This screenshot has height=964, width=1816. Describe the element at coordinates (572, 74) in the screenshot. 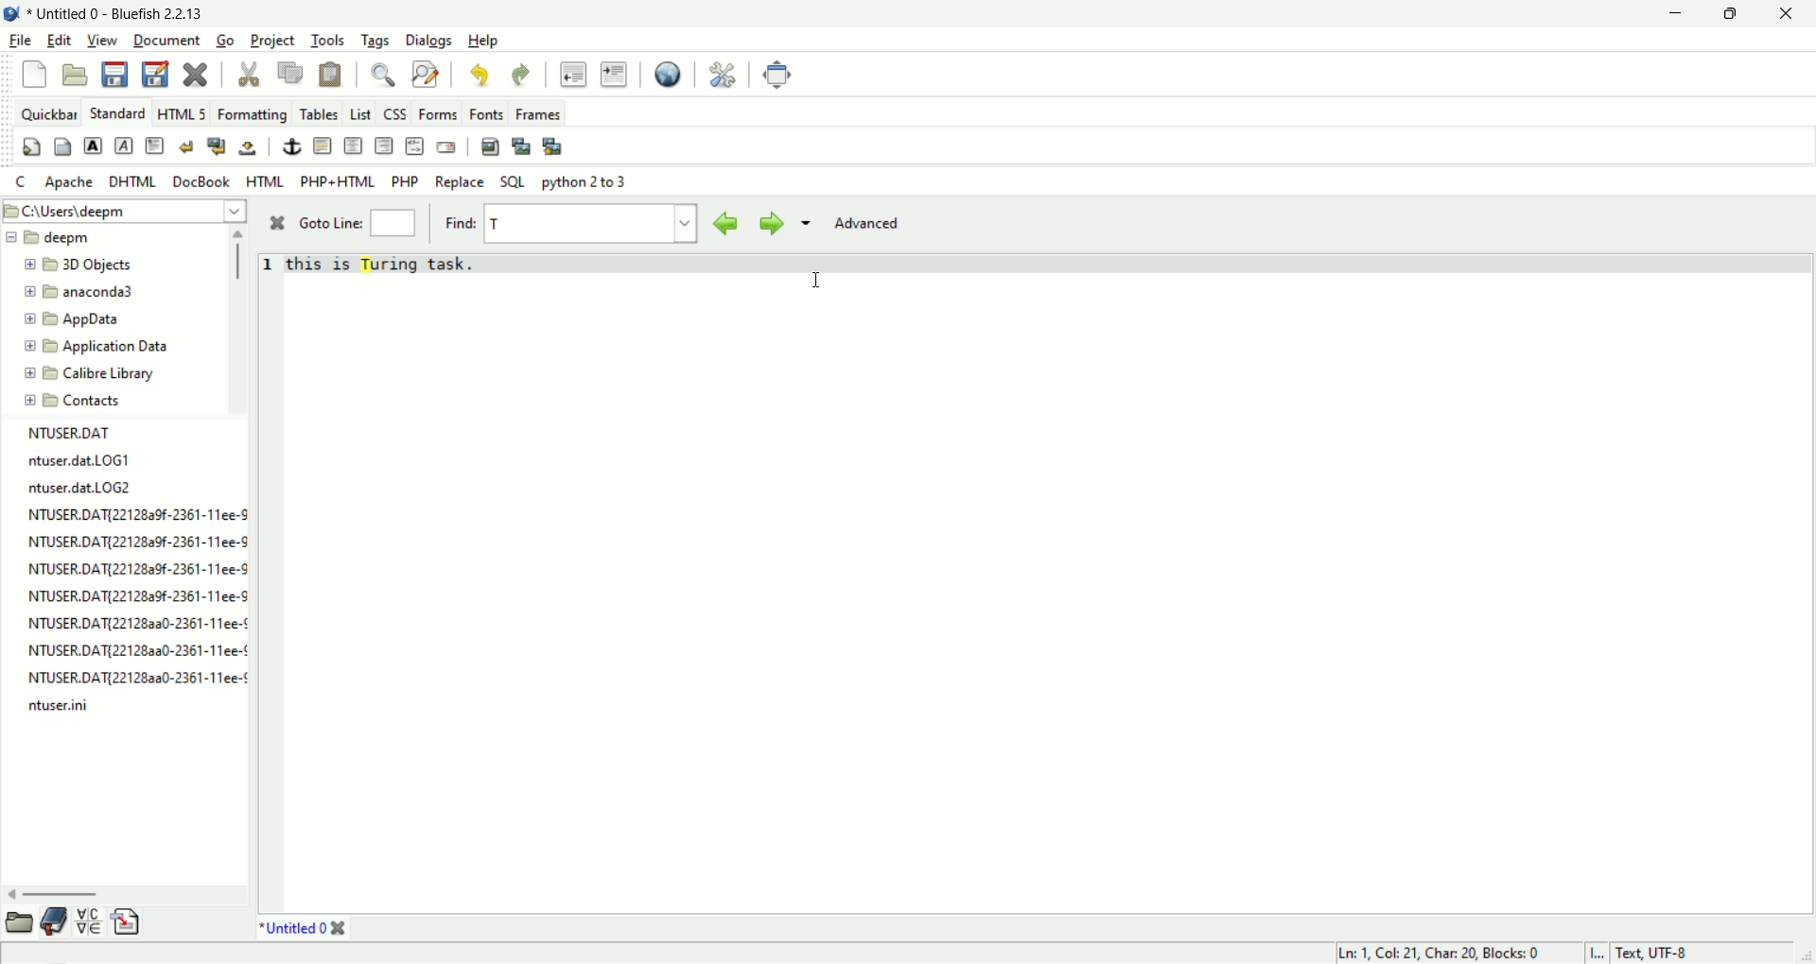

I see `unident` at that location.